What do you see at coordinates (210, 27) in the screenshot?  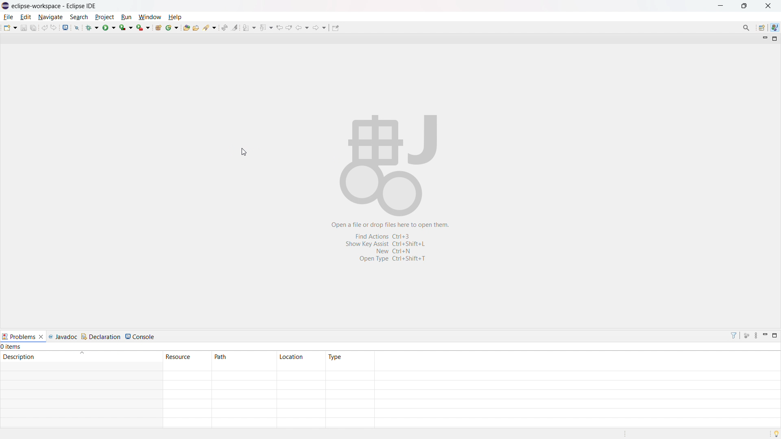 I see `search` at bounding box center [210, 27].